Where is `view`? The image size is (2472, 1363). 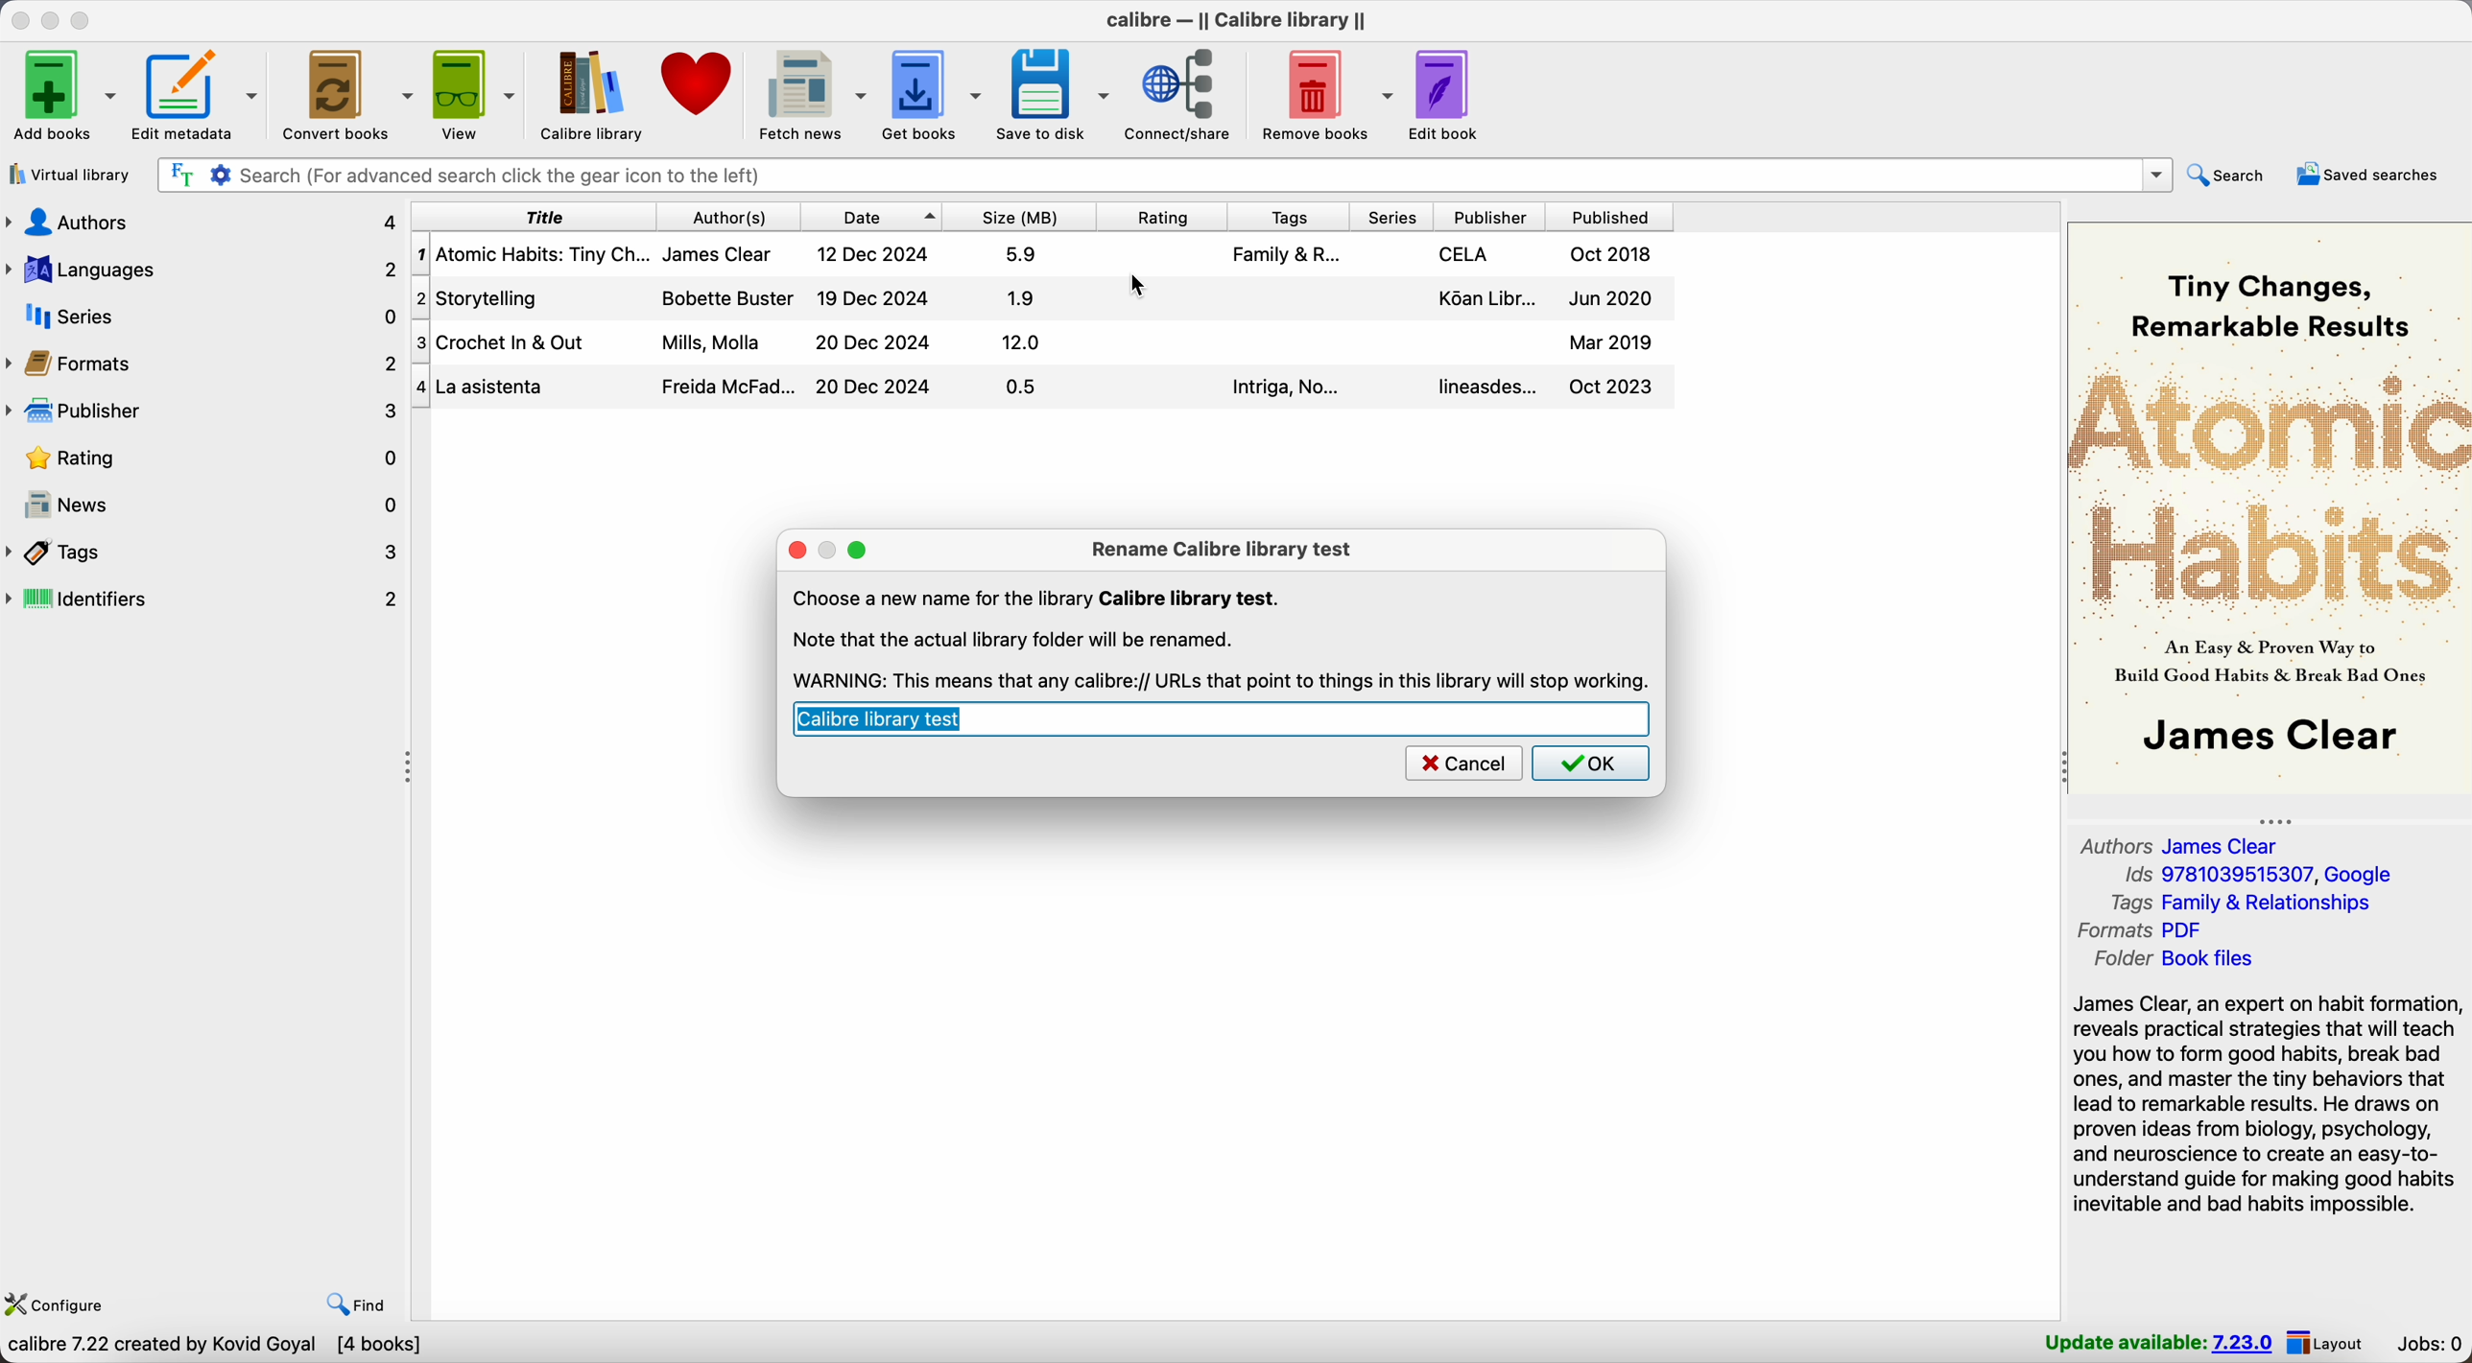 view is located at coordinates (476, 96).